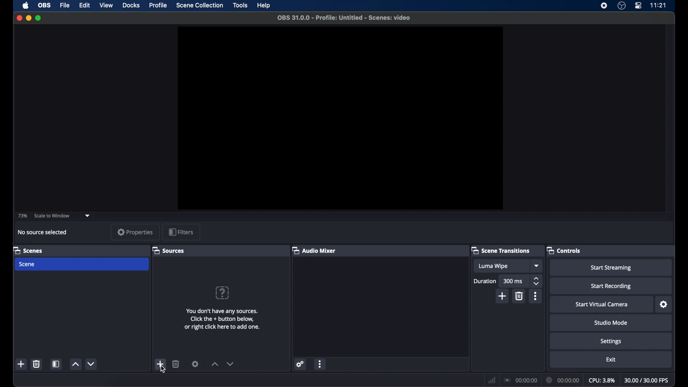 This screenshot has width=688, height=387. Describe the element at coordinates (320, 364) in the screenshot. I see `more options` at that location.